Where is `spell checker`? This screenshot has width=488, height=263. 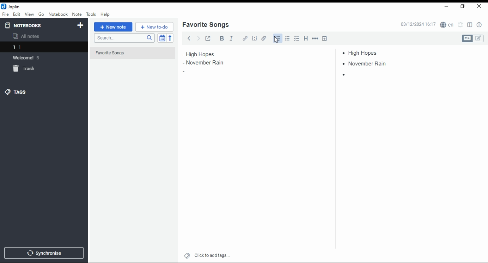
spell checker is located at coordinates (448, 24).